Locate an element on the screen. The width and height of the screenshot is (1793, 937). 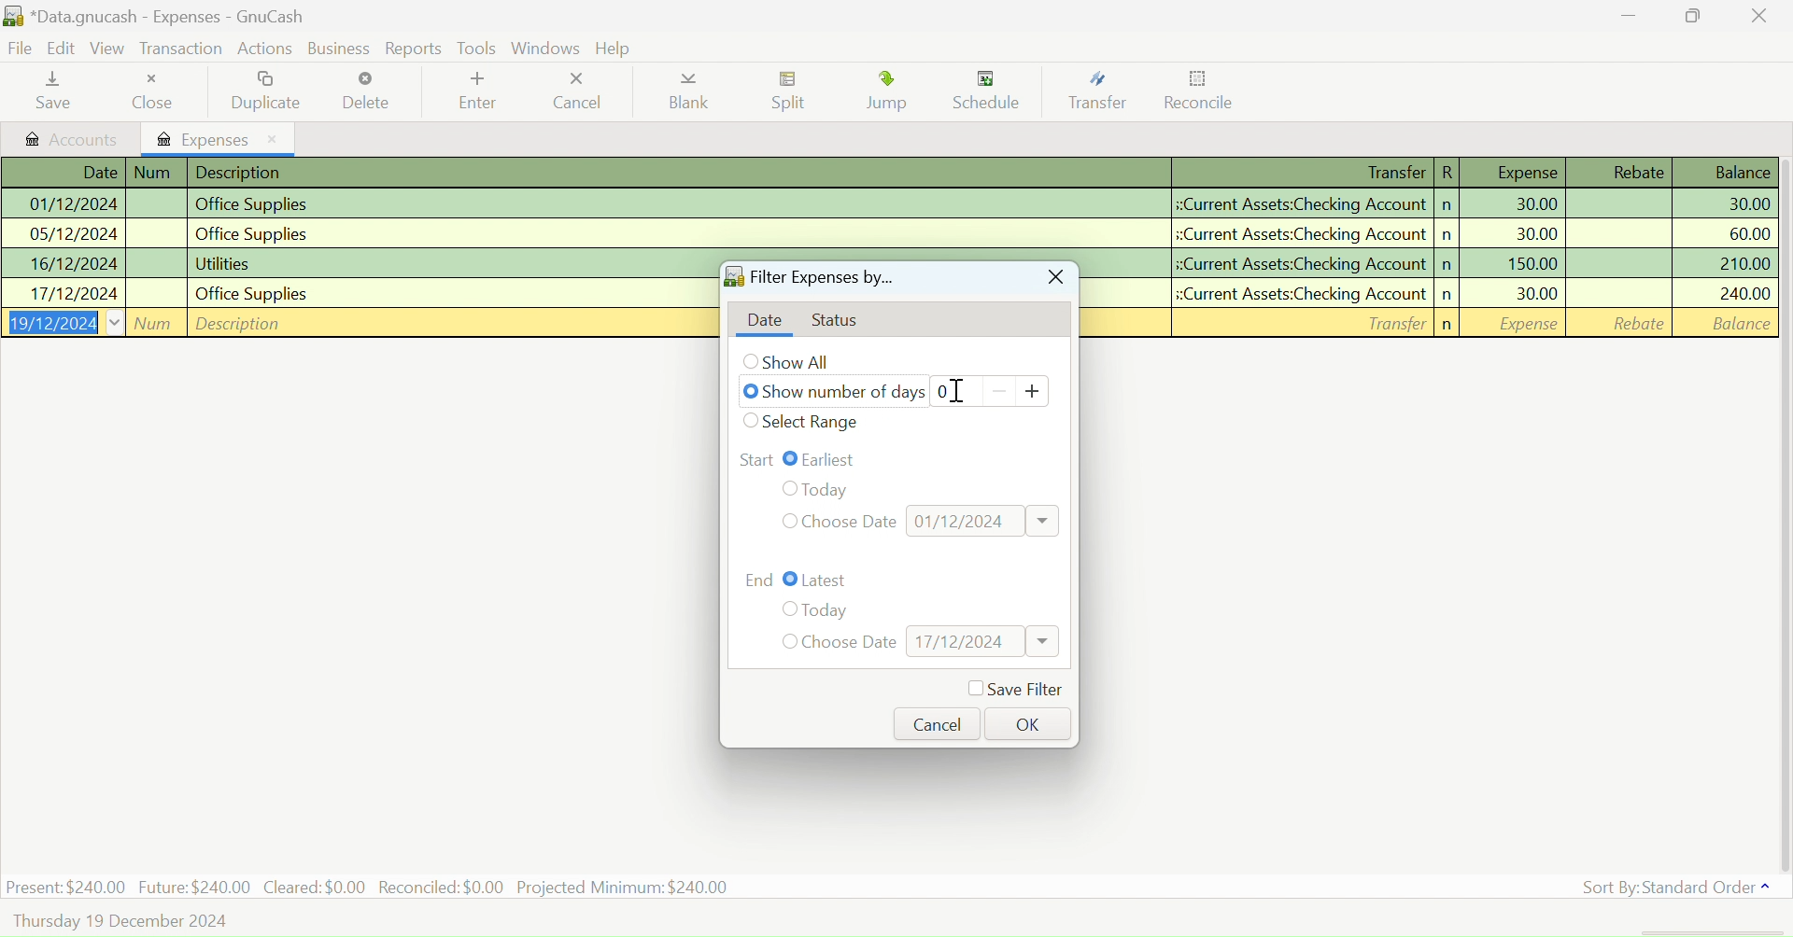
Checkbox is located at coordinates (791, 580).